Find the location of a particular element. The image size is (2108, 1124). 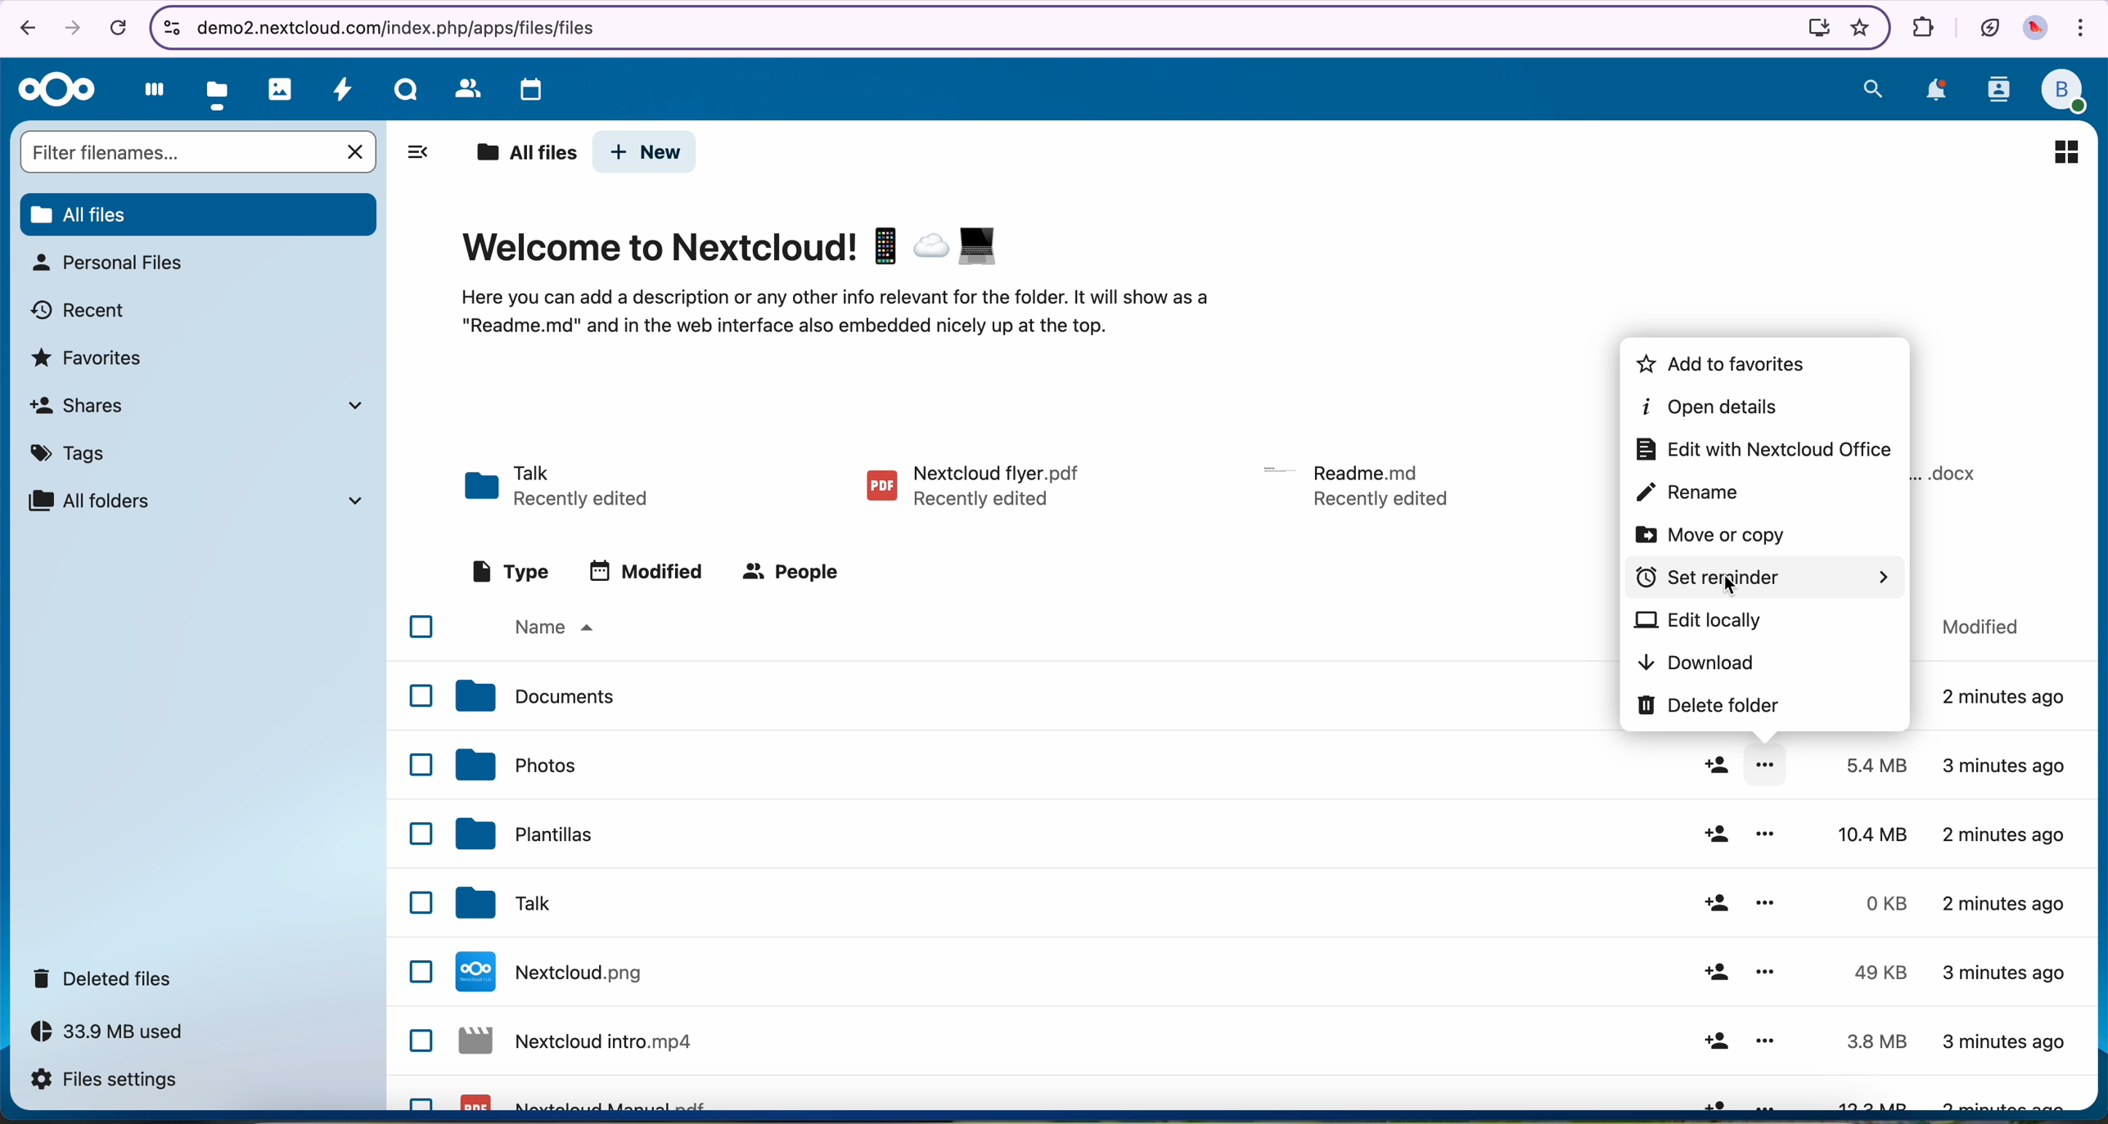

activity is located at coordinates (344, 89).